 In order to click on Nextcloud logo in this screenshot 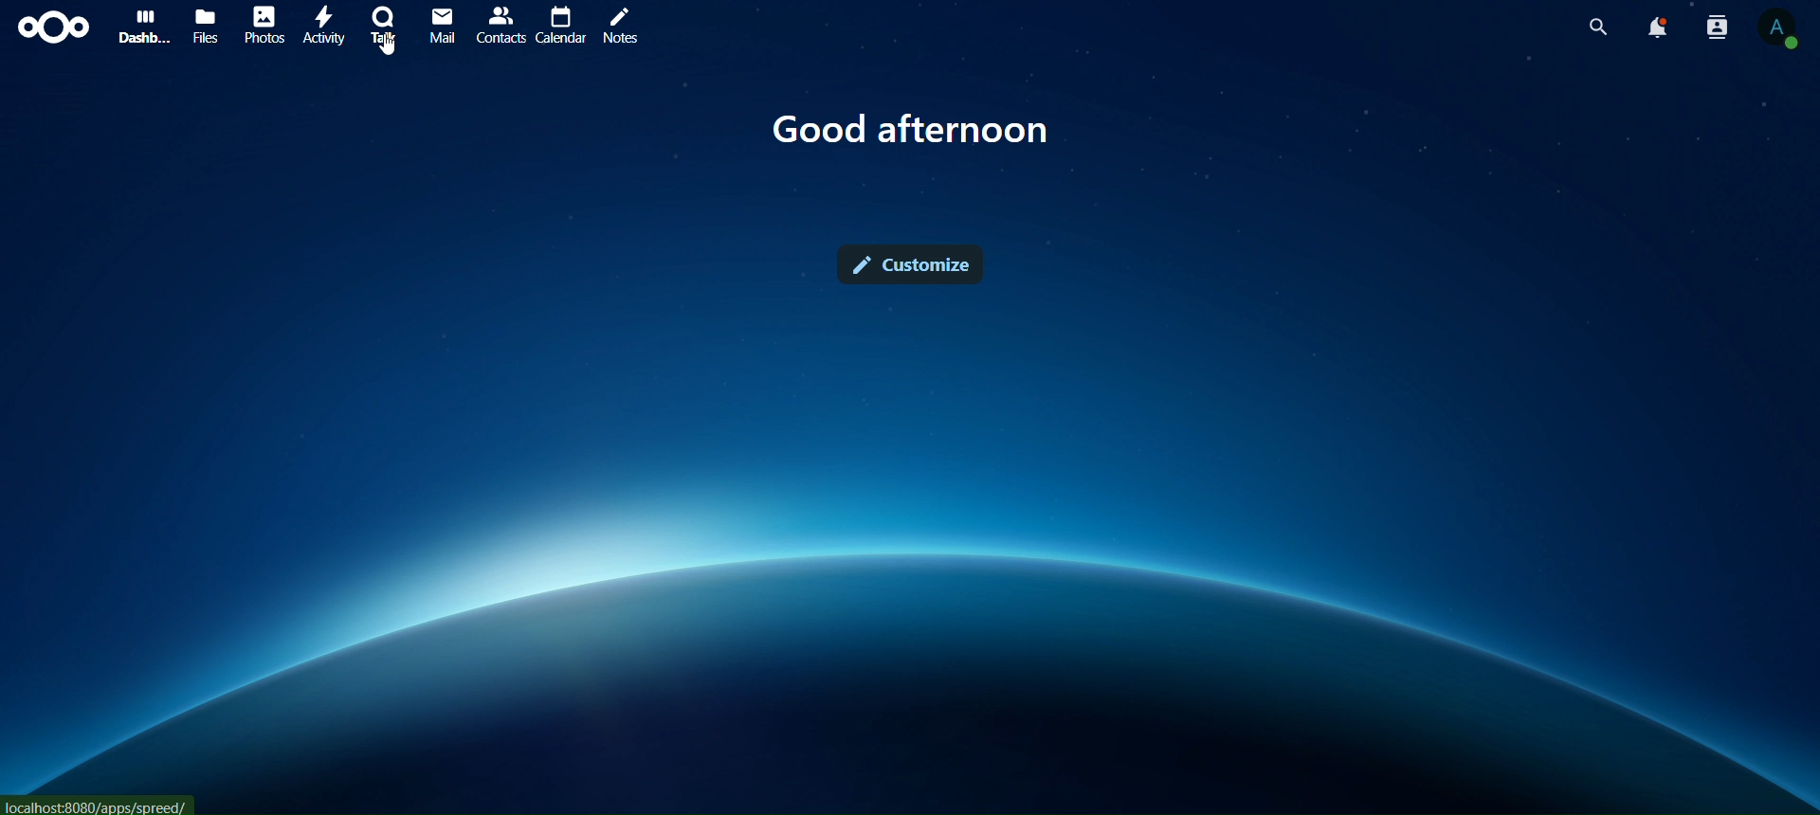, I will do `click(49, 26)`.